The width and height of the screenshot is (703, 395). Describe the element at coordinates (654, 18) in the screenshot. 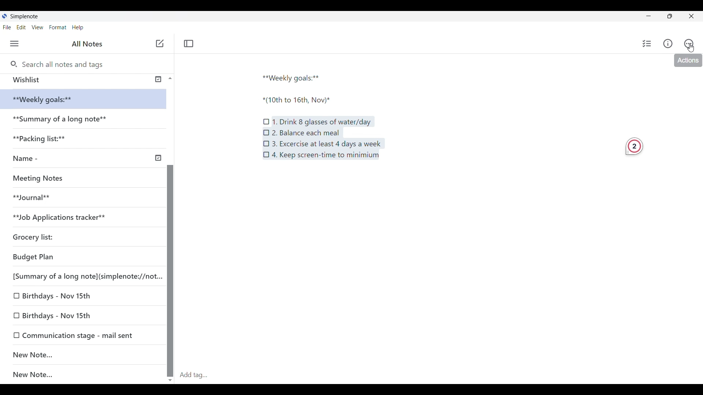

I see `minimize` at that location.